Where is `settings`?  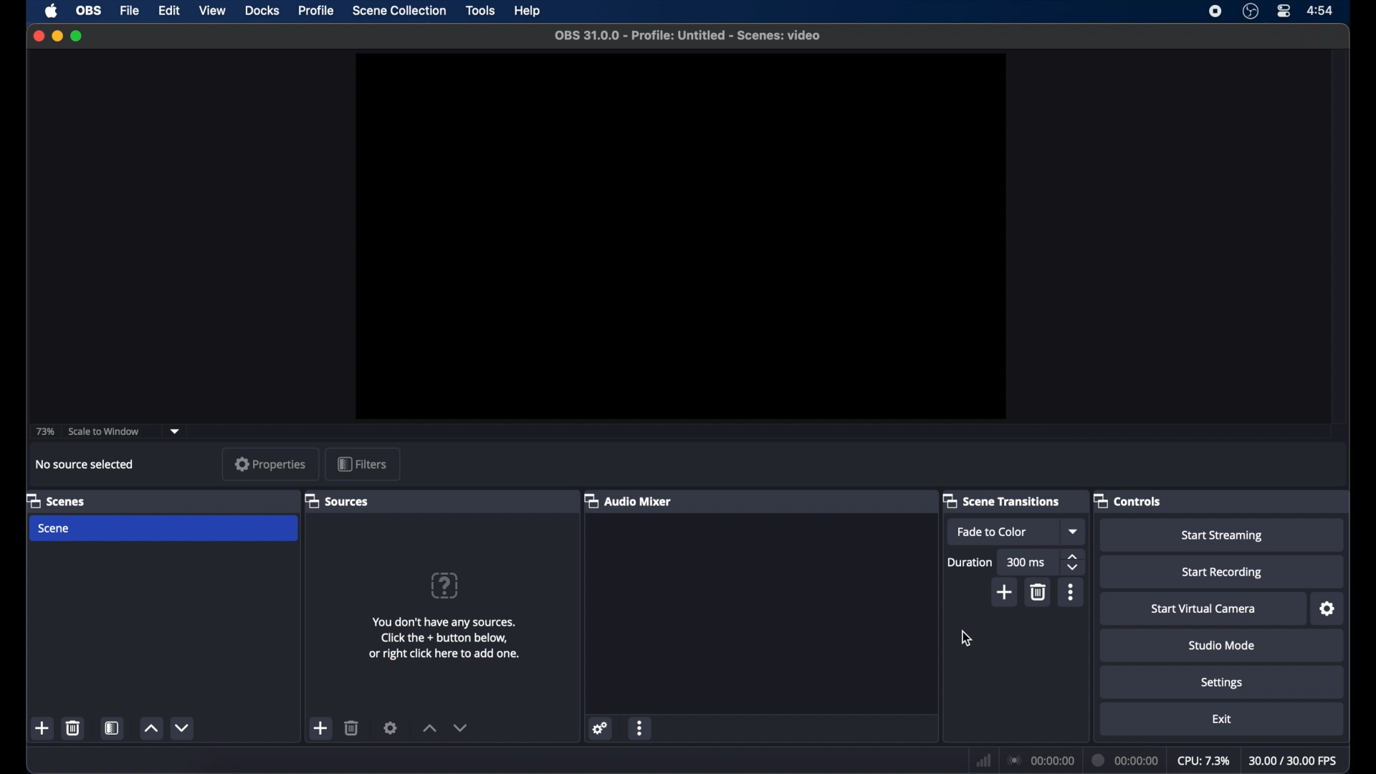
settings is located at coordinates (391, 727).